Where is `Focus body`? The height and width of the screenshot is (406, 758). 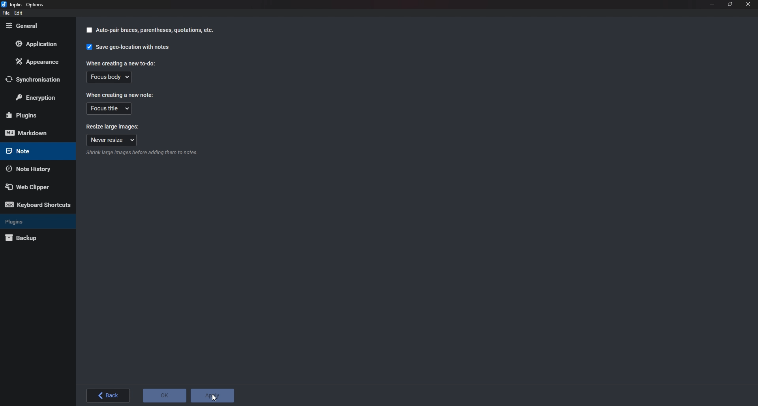 Focus body is located at coordinates (107, 78).